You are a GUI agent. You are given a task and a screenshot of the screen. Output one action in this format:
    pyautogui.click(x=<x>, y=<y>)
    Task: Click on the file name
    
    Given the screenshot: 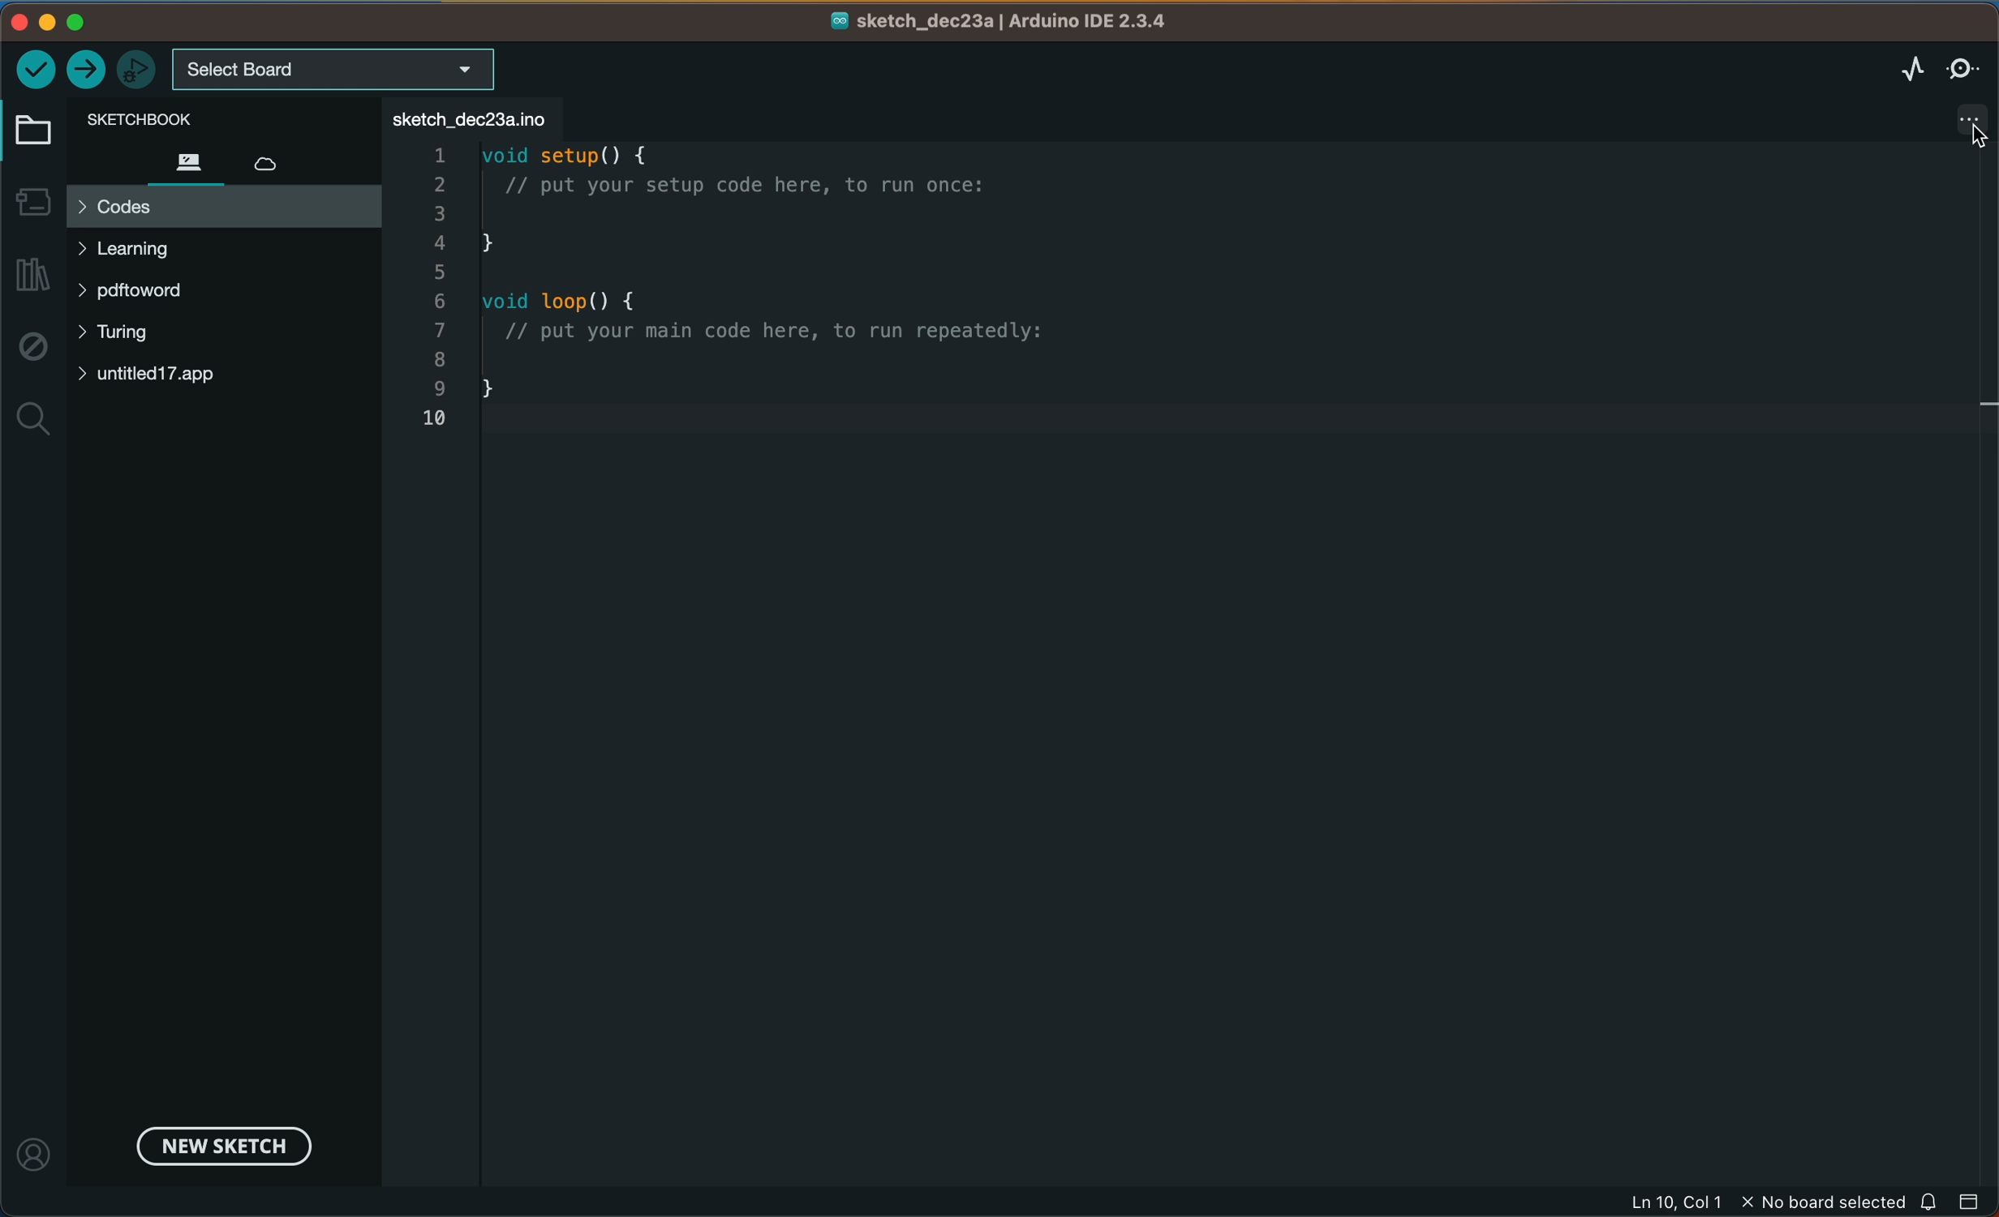 What is the action you would take?
    pyautogui.click(x=1001, y=22)
    